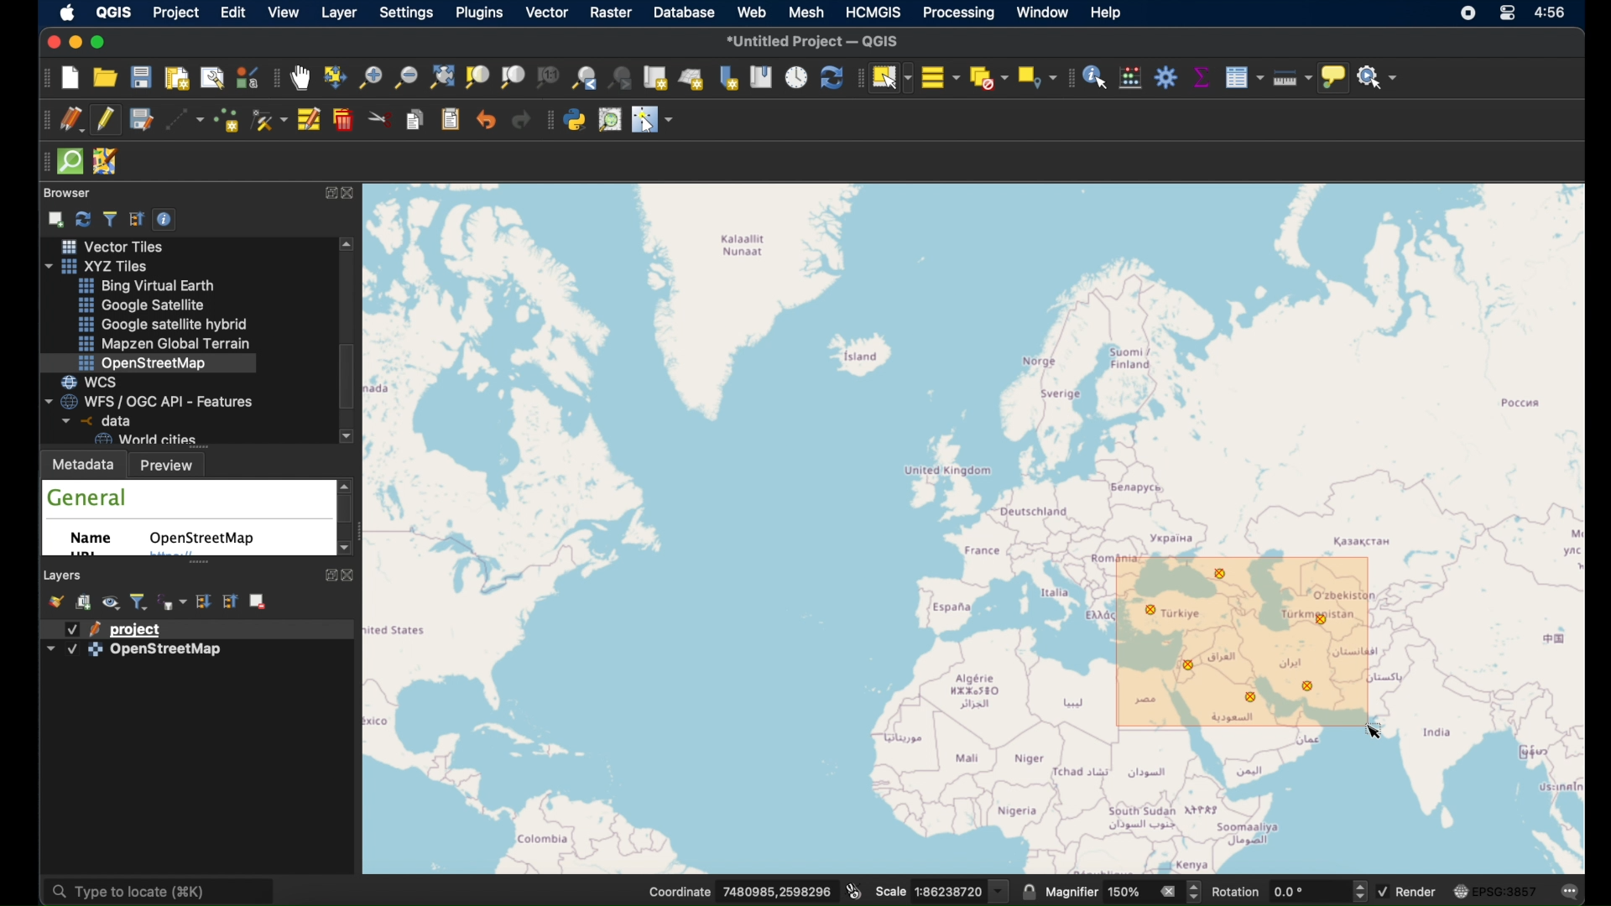  What do you see at coordinates (349, 245) in the screenshot?
I see `scroll up arrow` at bounding box center [349, 245].